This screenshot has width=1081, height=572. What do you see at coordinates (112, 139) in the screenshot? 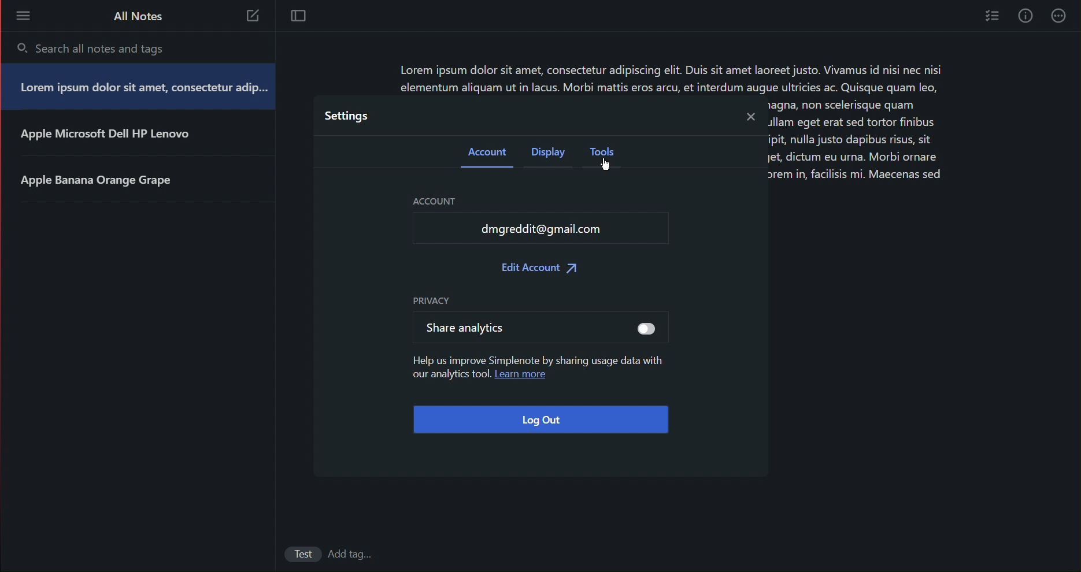
I see `Apple Microsoft Dell HP Lenovo` at bounding box center [112, 139].